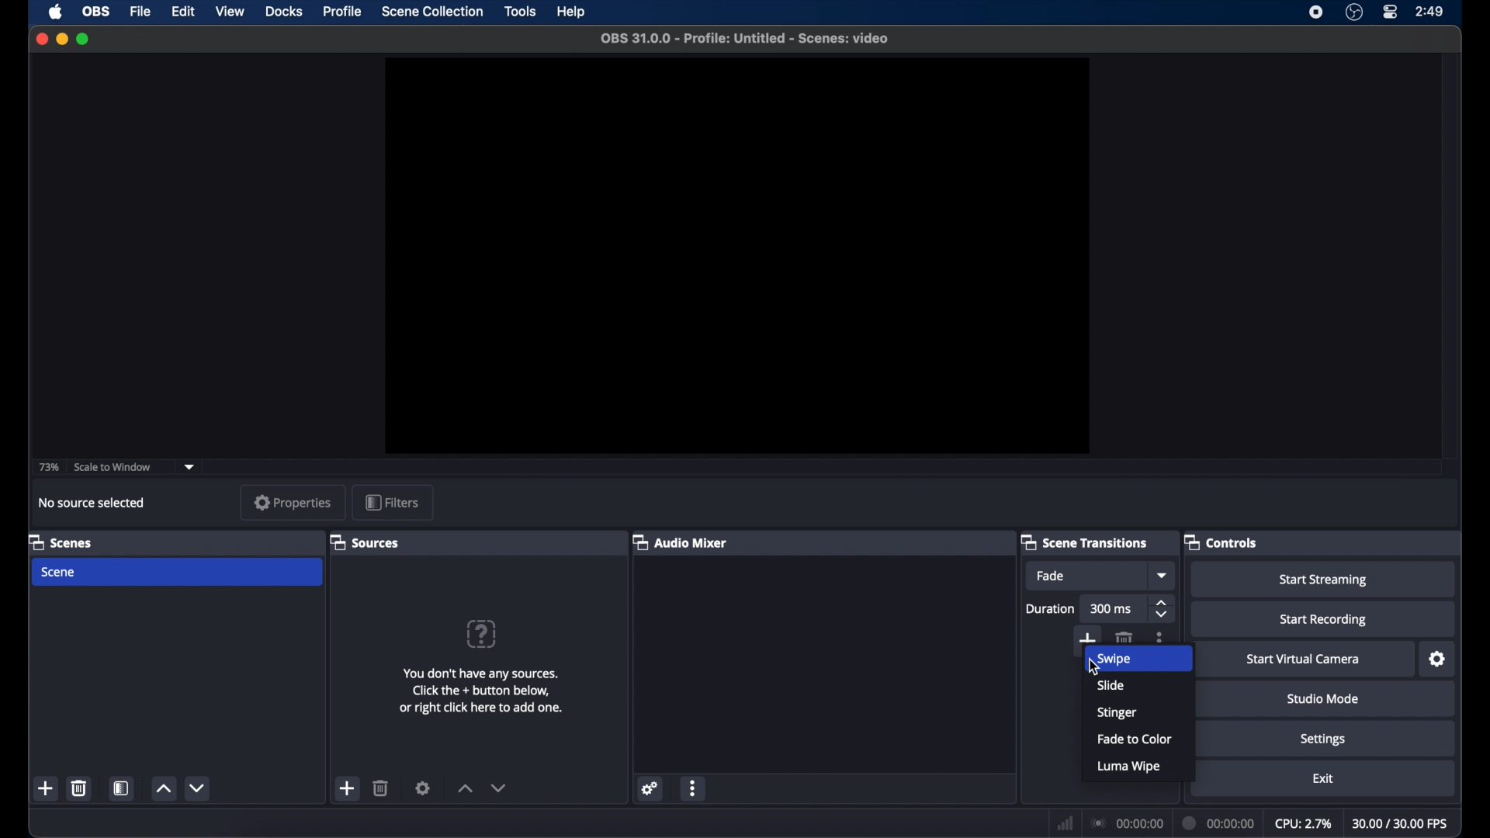 This screenshot has width=1490, height=838. What do you see at coordinates (1111, 608) in the screenshot?
I see `300 ms` at bounding box center [1111, 608].